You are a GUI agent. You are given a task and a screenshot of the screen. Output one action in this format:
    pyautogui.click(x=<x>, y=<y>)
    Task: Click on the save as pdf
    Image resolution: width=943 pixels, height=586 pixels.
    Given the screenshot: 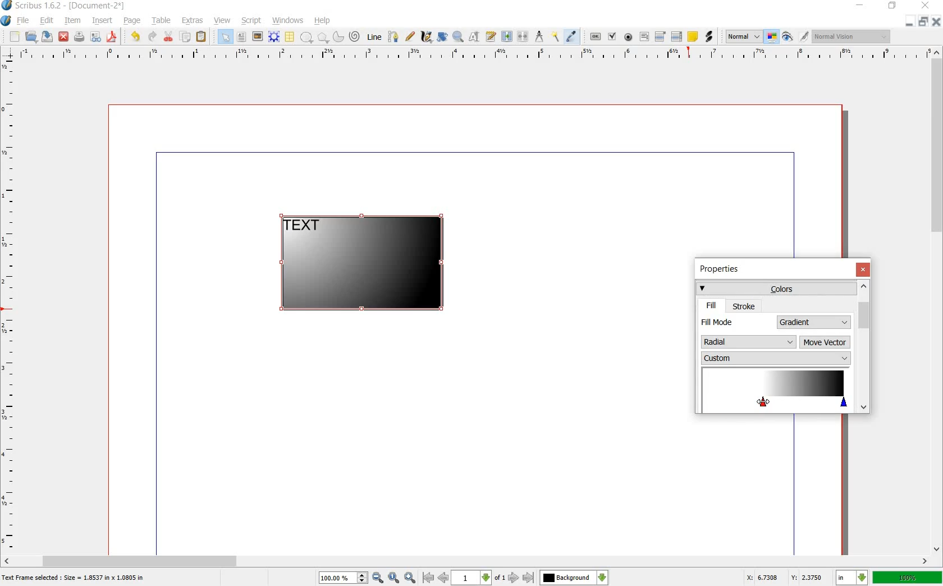 What is the action you would take?
    pyautogui.click(x=112, y=37)
    